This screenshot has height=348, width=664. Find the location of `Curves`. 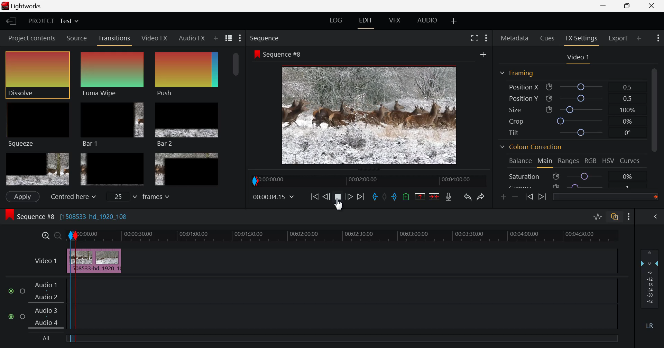

Curves is located at coordinates (631, 161).